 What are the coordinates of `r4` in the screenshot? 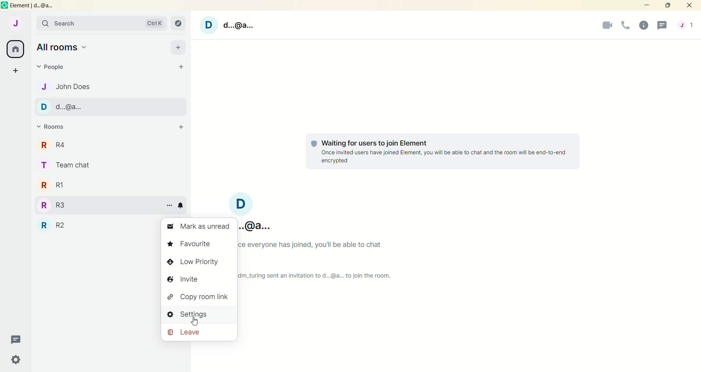 It's located at (111, 144).